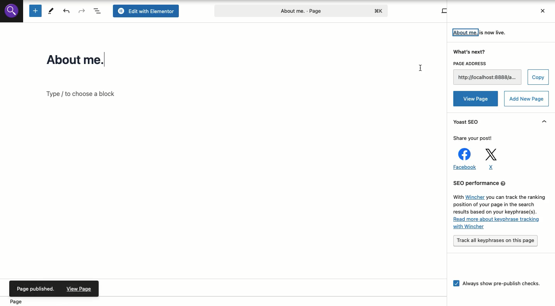 The height and width of the screenshot is (306, 555). I want to click on Copy, so click(539, 77).